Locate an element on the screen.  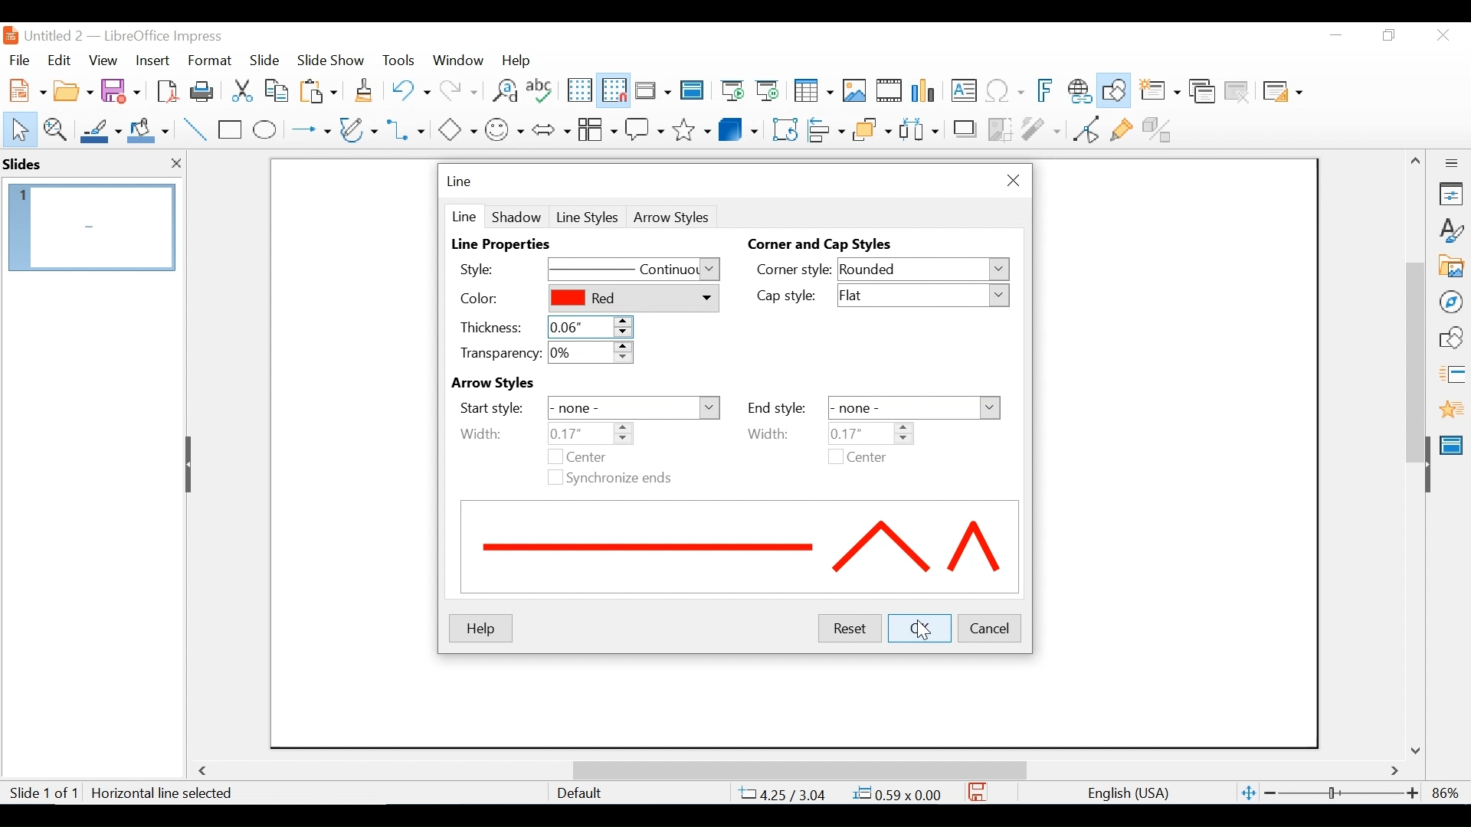
Scroll down is located at coordinates (1418, 750).